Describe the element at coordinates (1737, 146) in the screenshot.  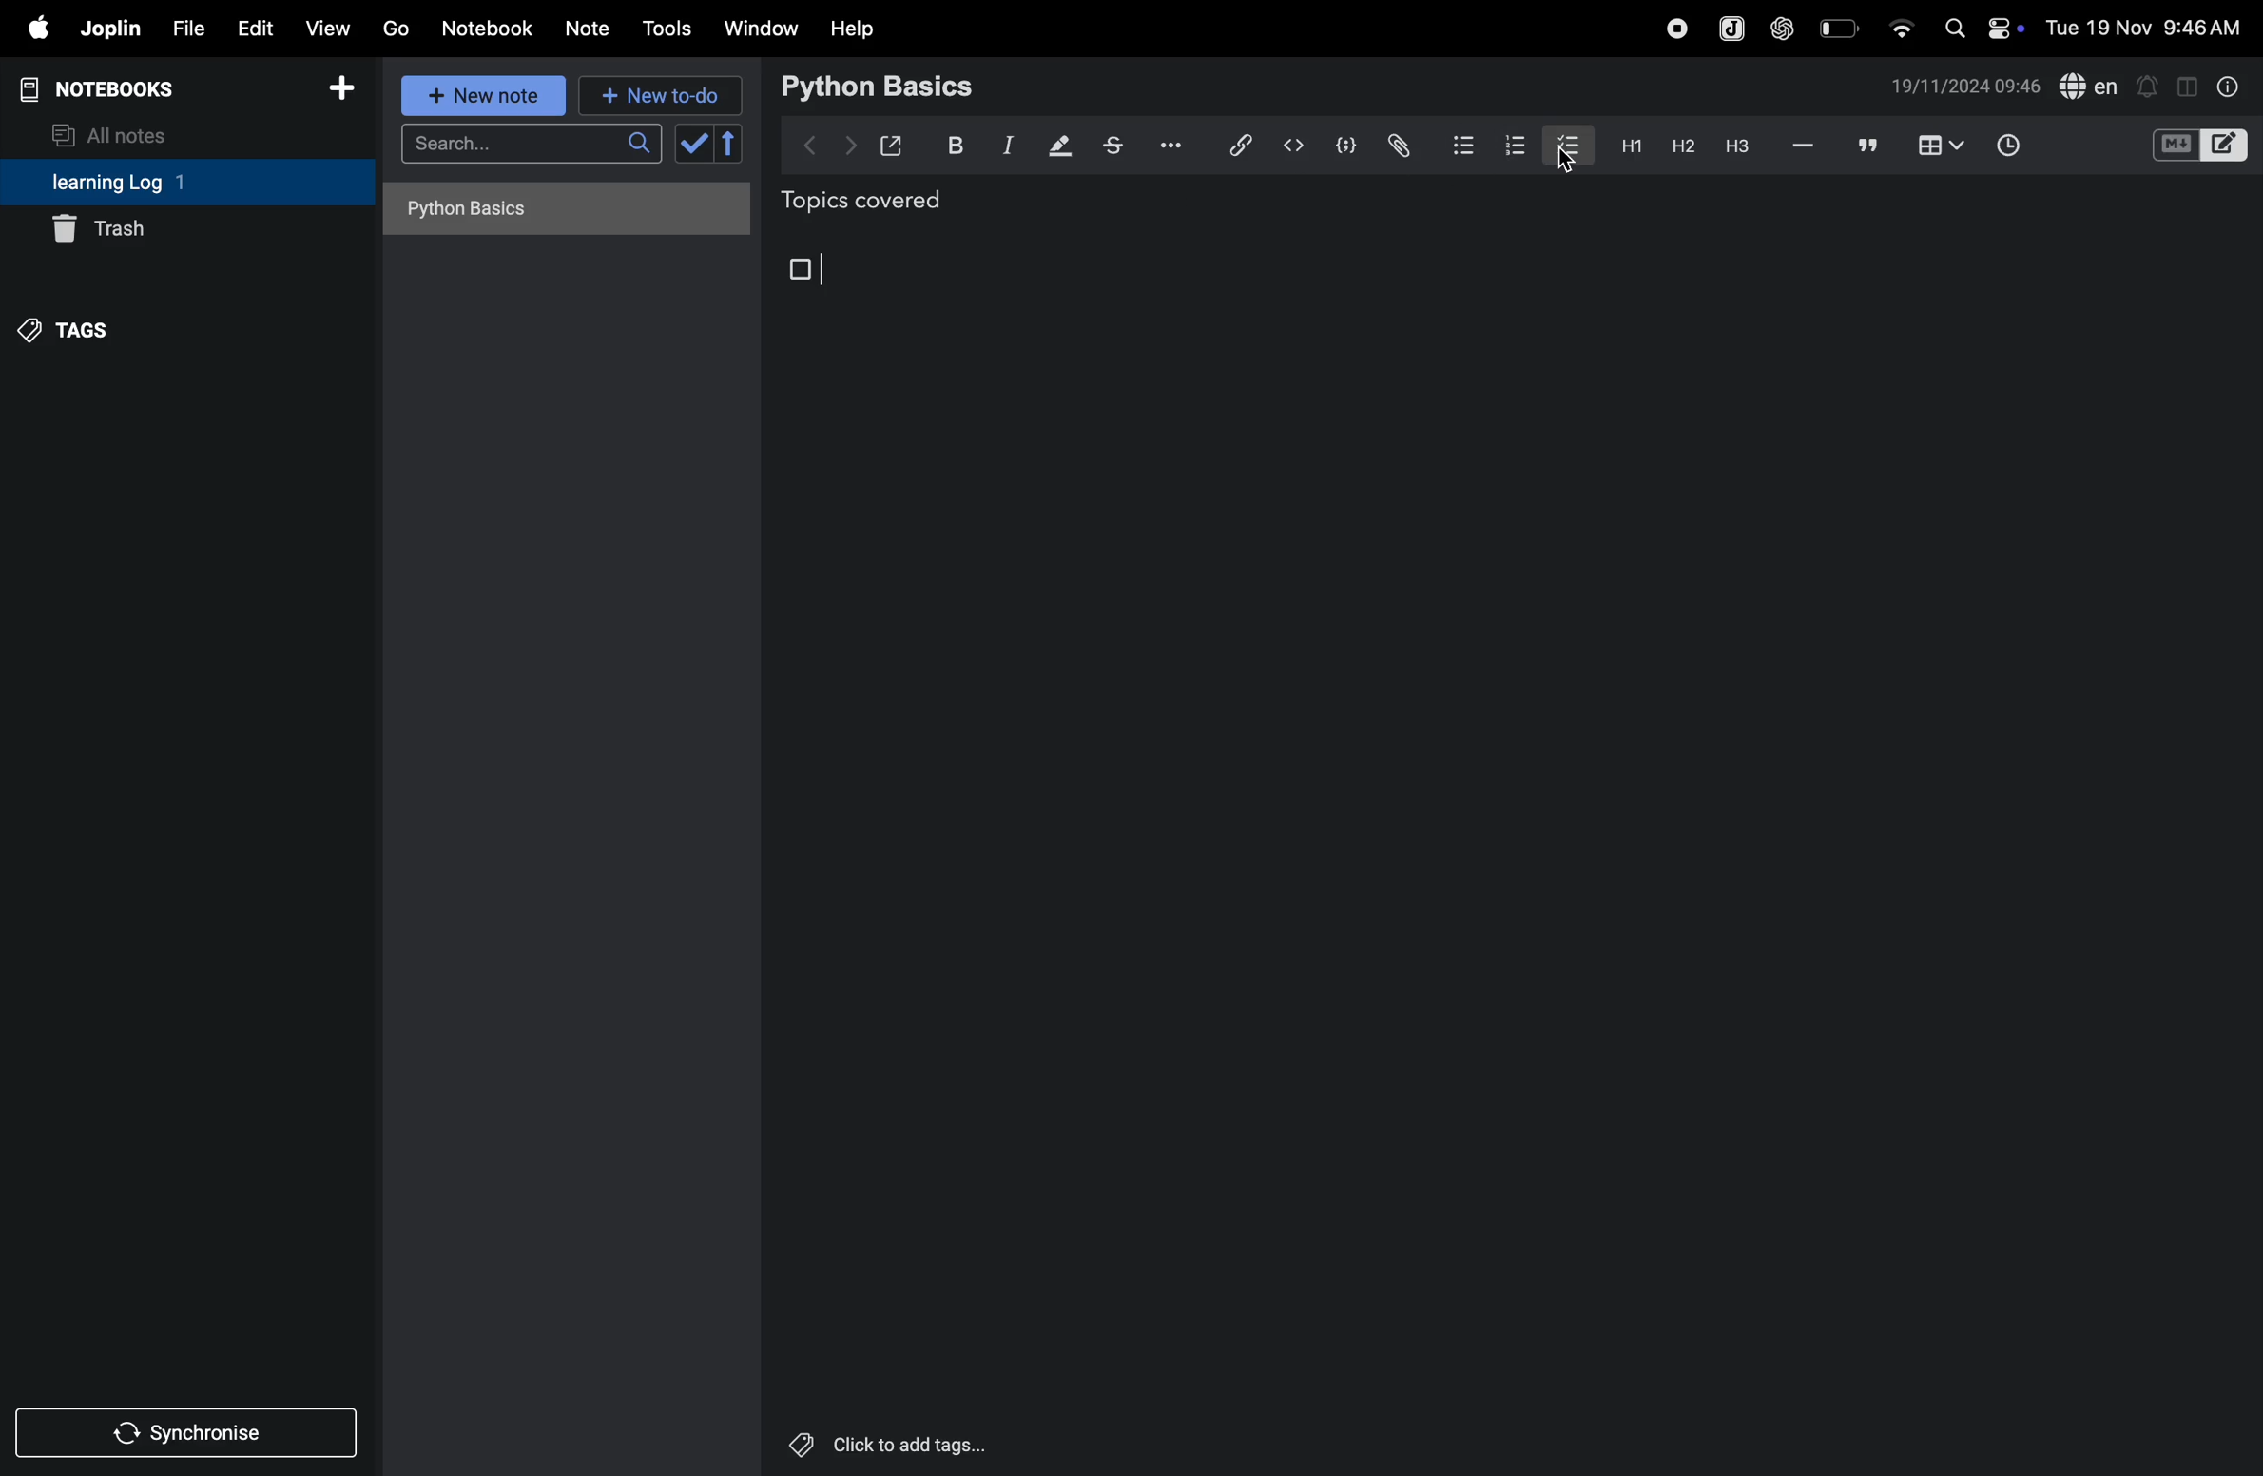
I see `heading 3` at that location.